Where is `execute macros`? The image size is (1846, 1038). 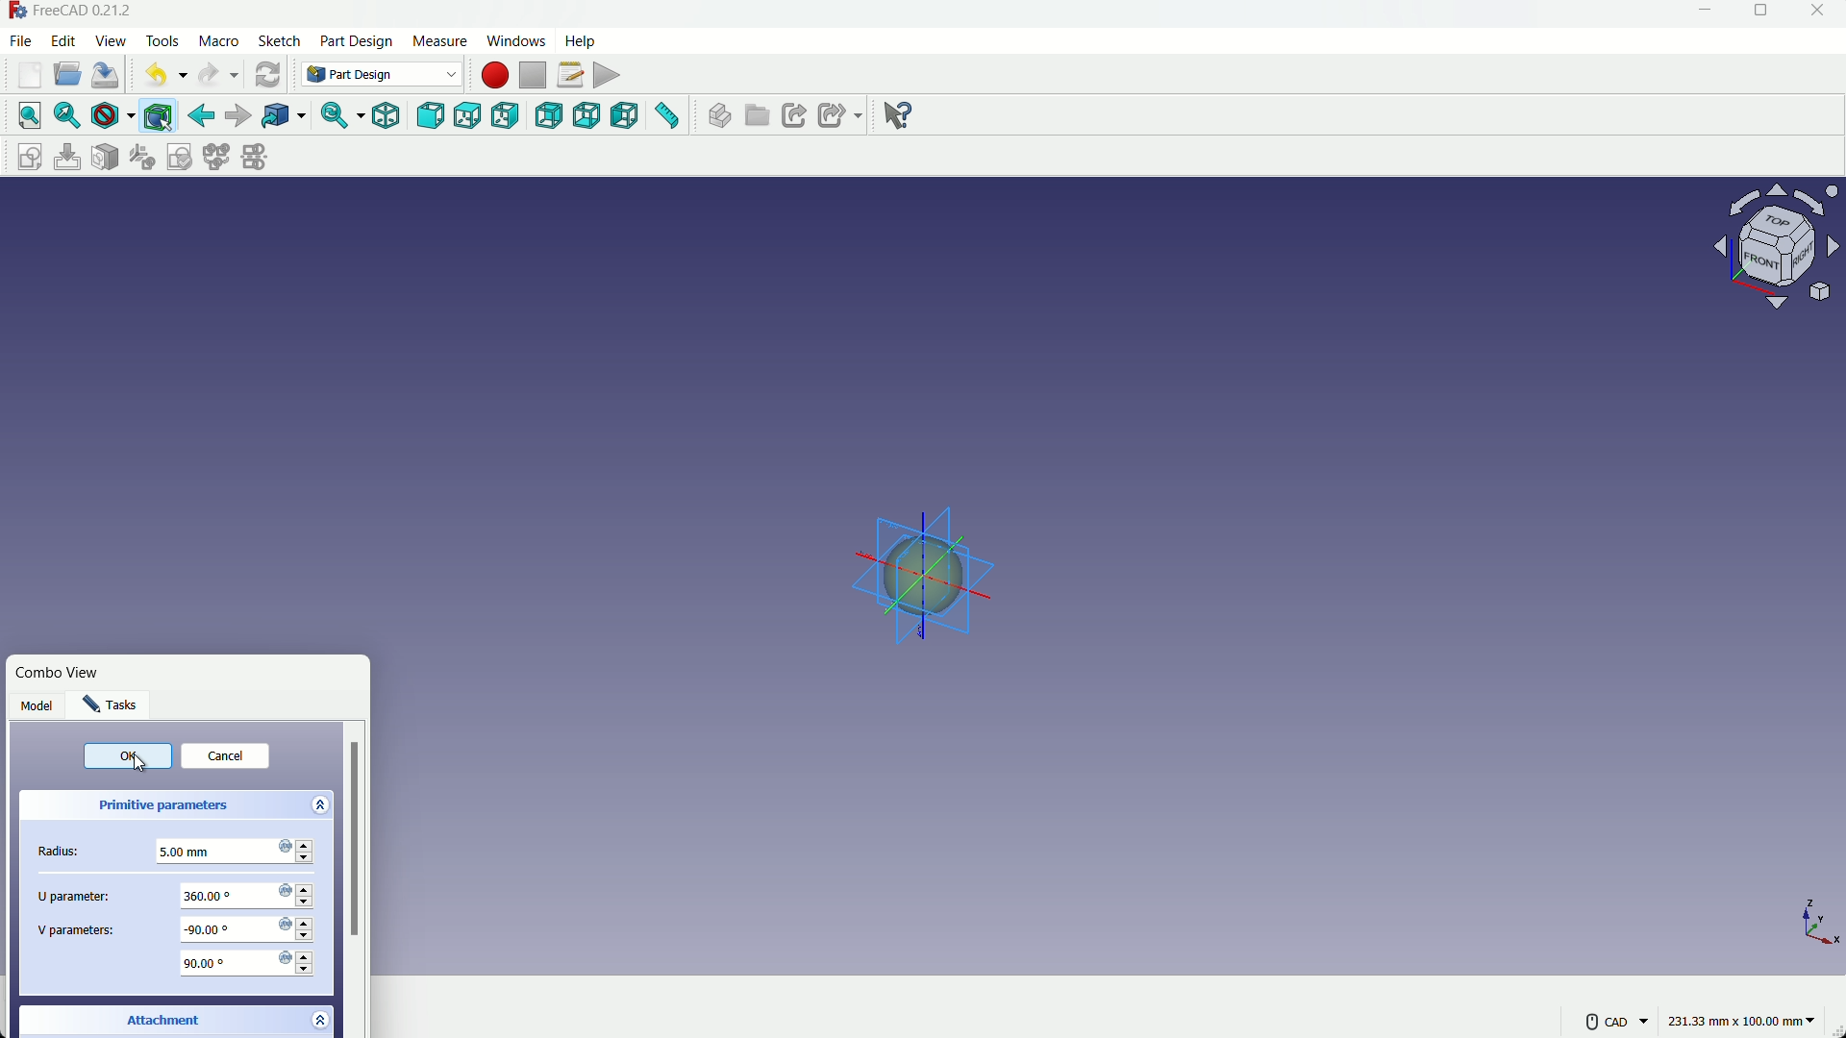 execute macros is located at coordinates (608, 75).